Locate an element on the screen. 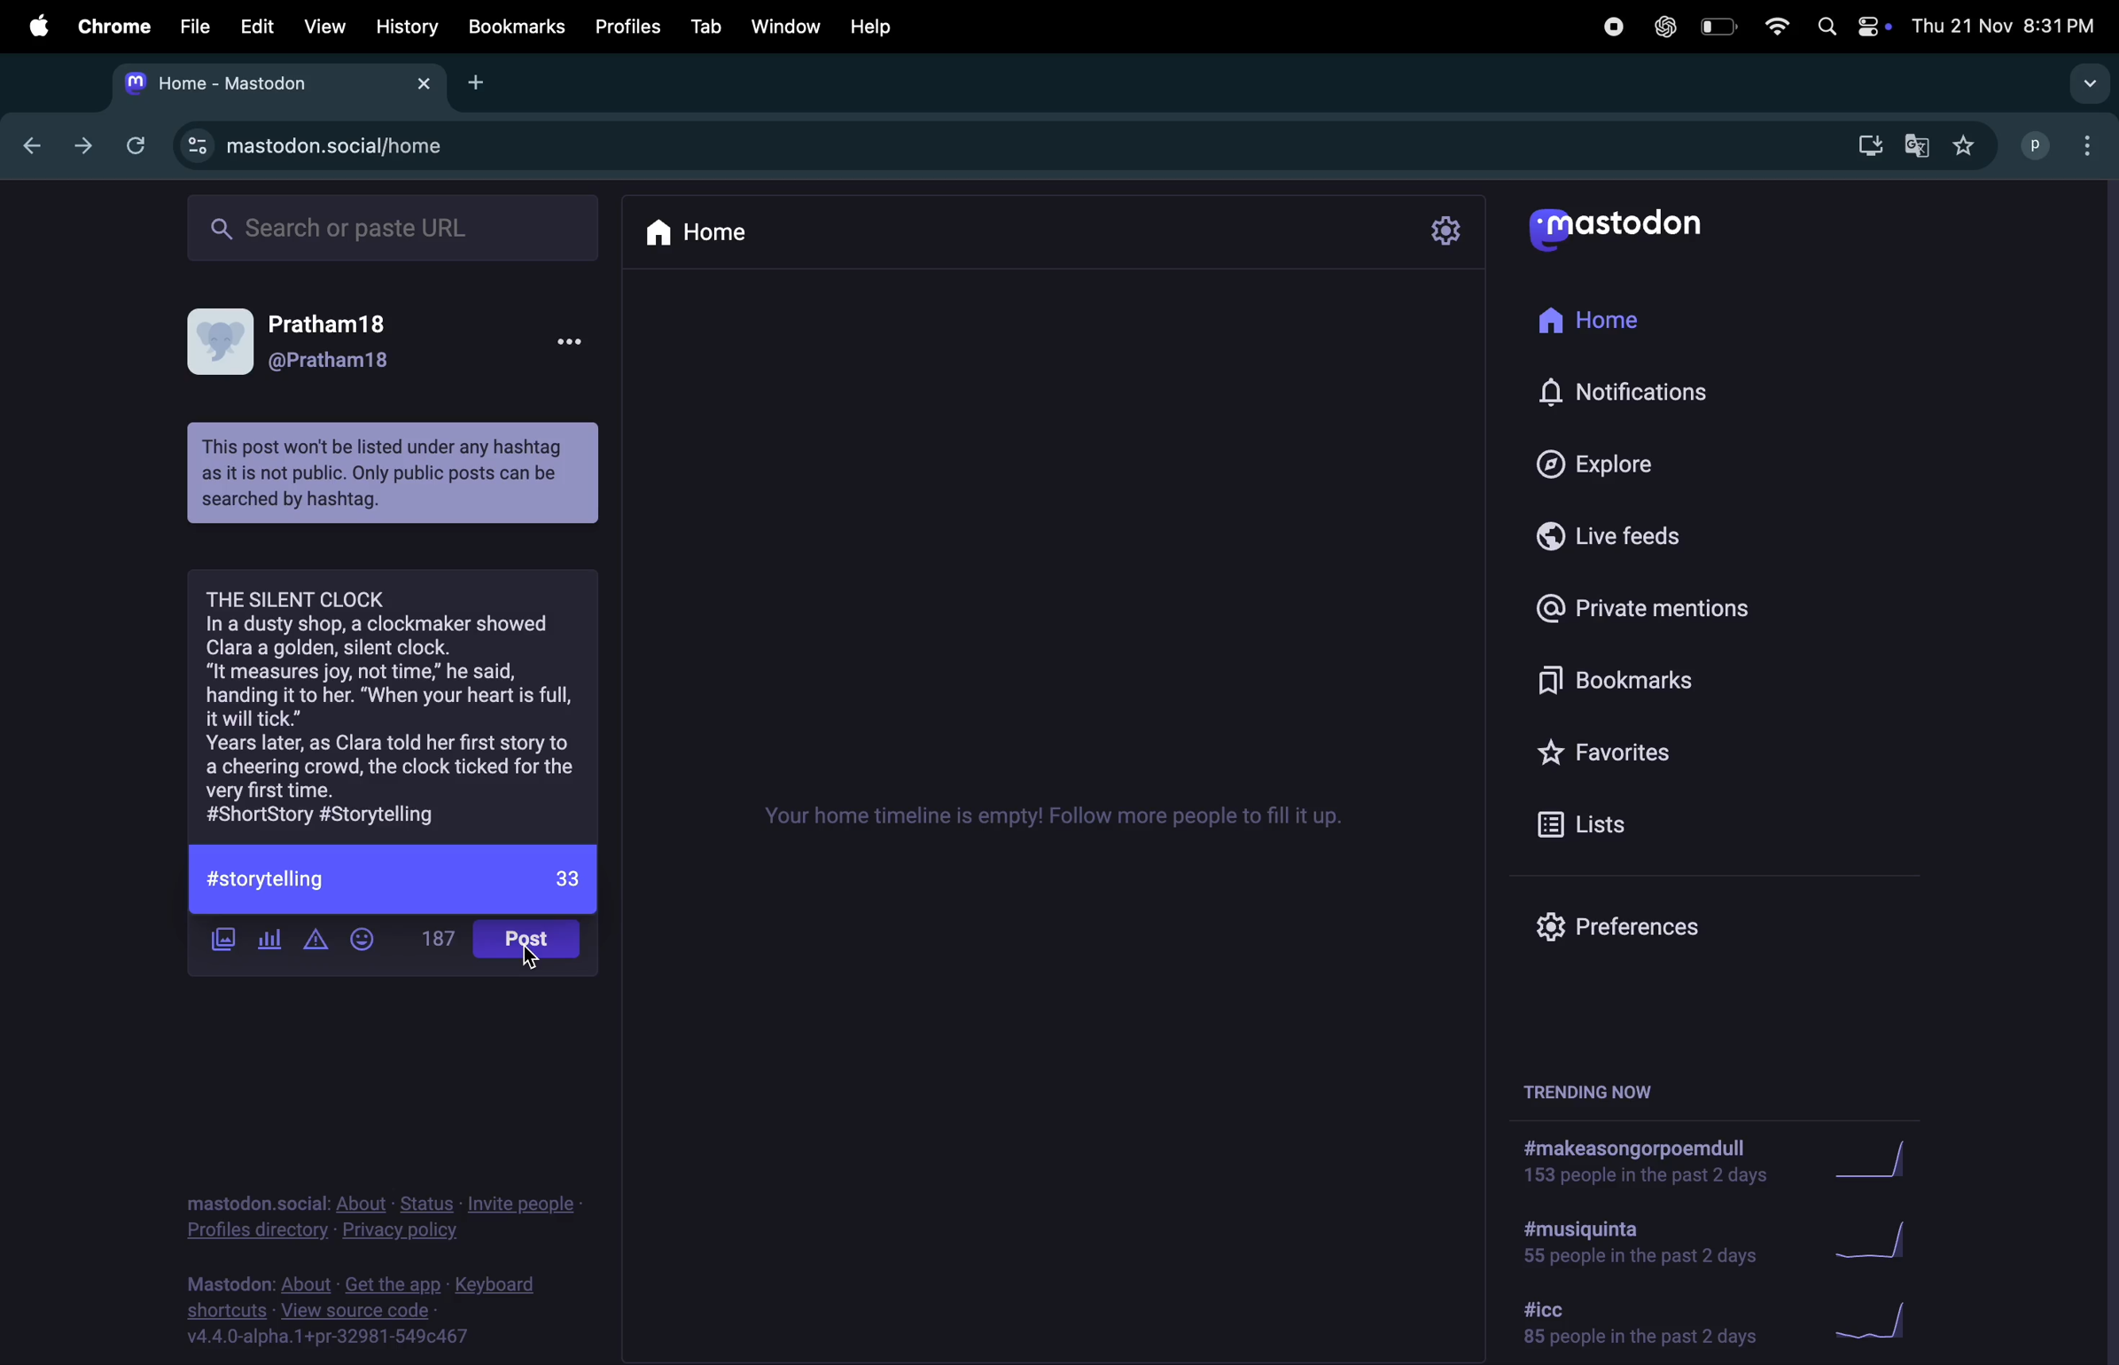  post is located at coordinates (532, 942).